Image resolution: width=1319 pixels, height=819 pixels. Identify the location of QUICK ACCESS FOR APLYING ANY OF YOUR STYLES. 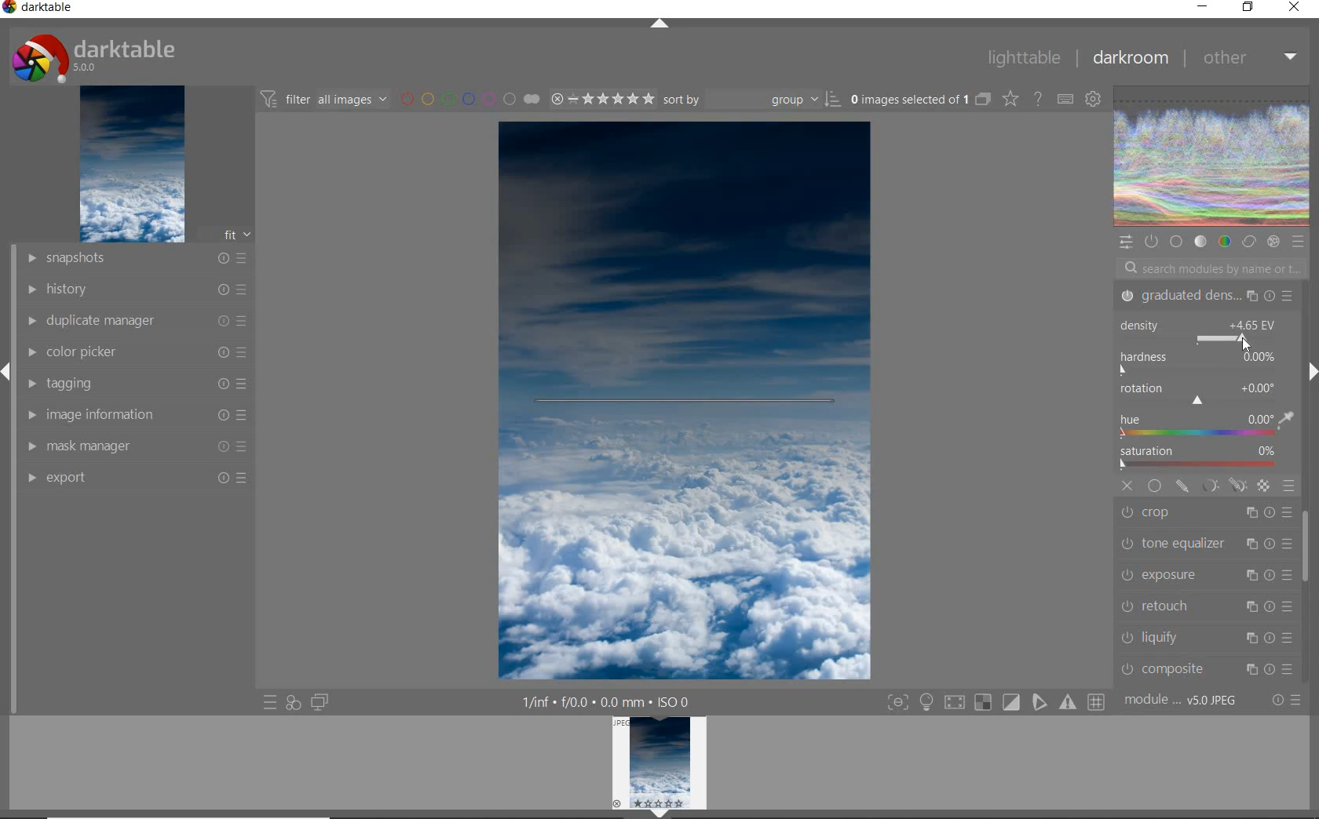
(293, 703).